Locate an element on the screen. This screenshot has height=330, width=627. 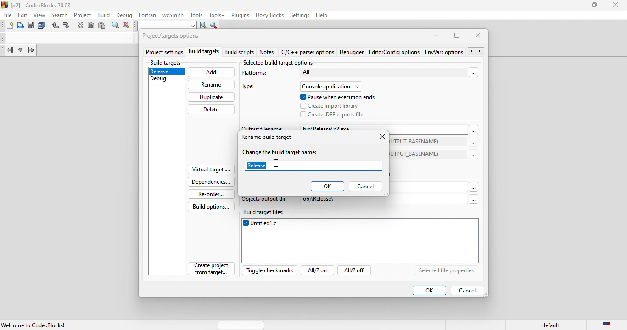
tools is located at coordinates (195, 14).